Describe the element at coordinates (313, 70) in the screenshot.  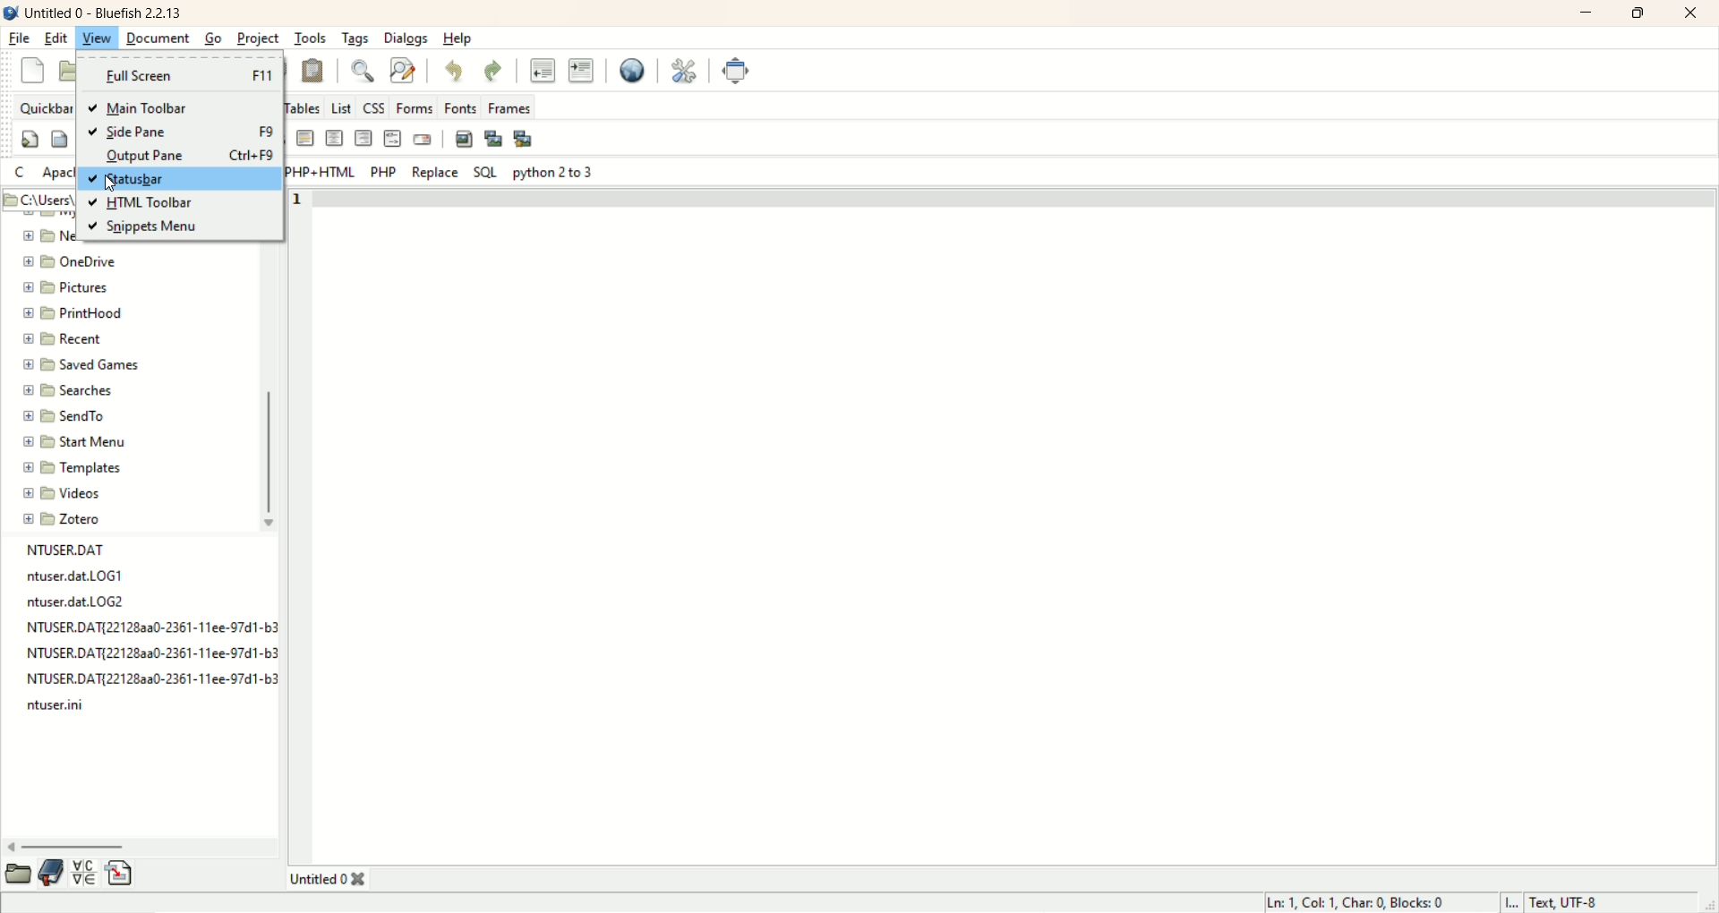
I see `paste` at that location.